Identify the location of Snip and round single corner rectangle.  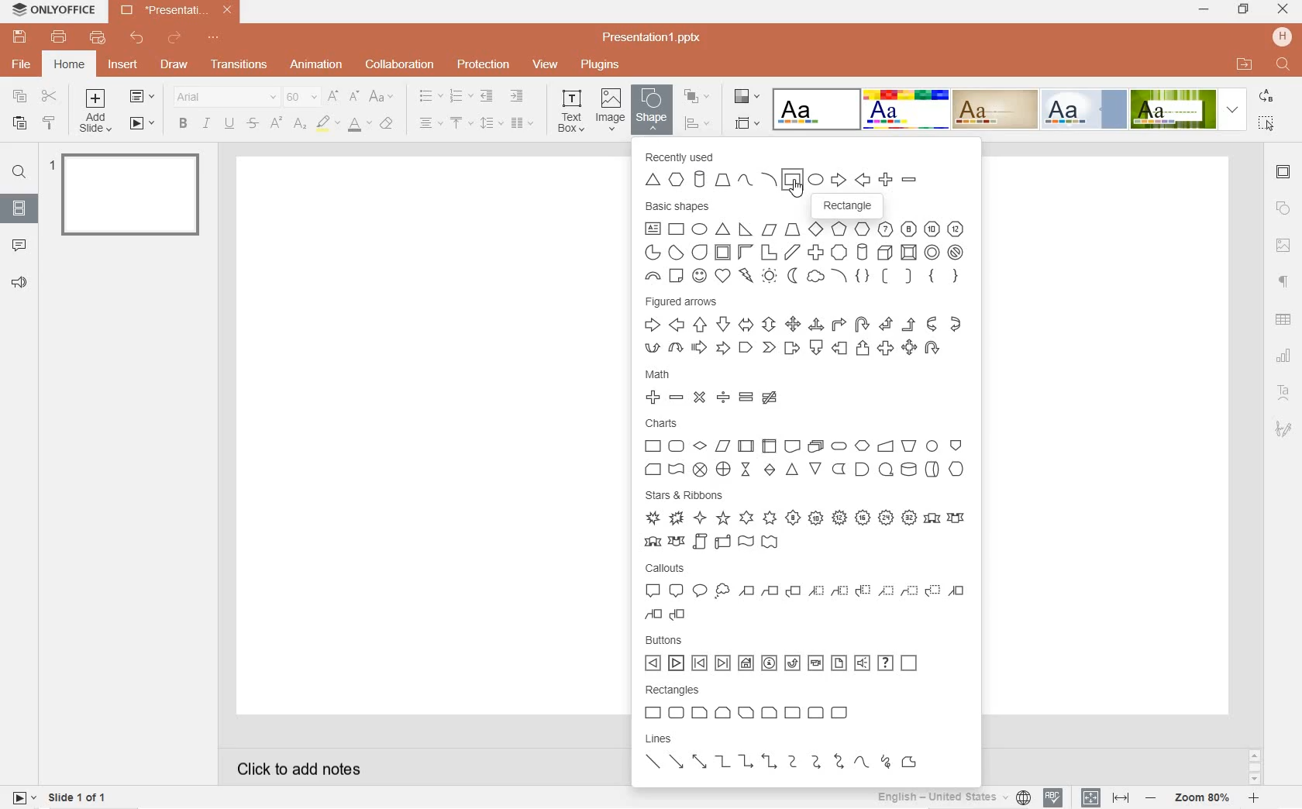
(769, 714).